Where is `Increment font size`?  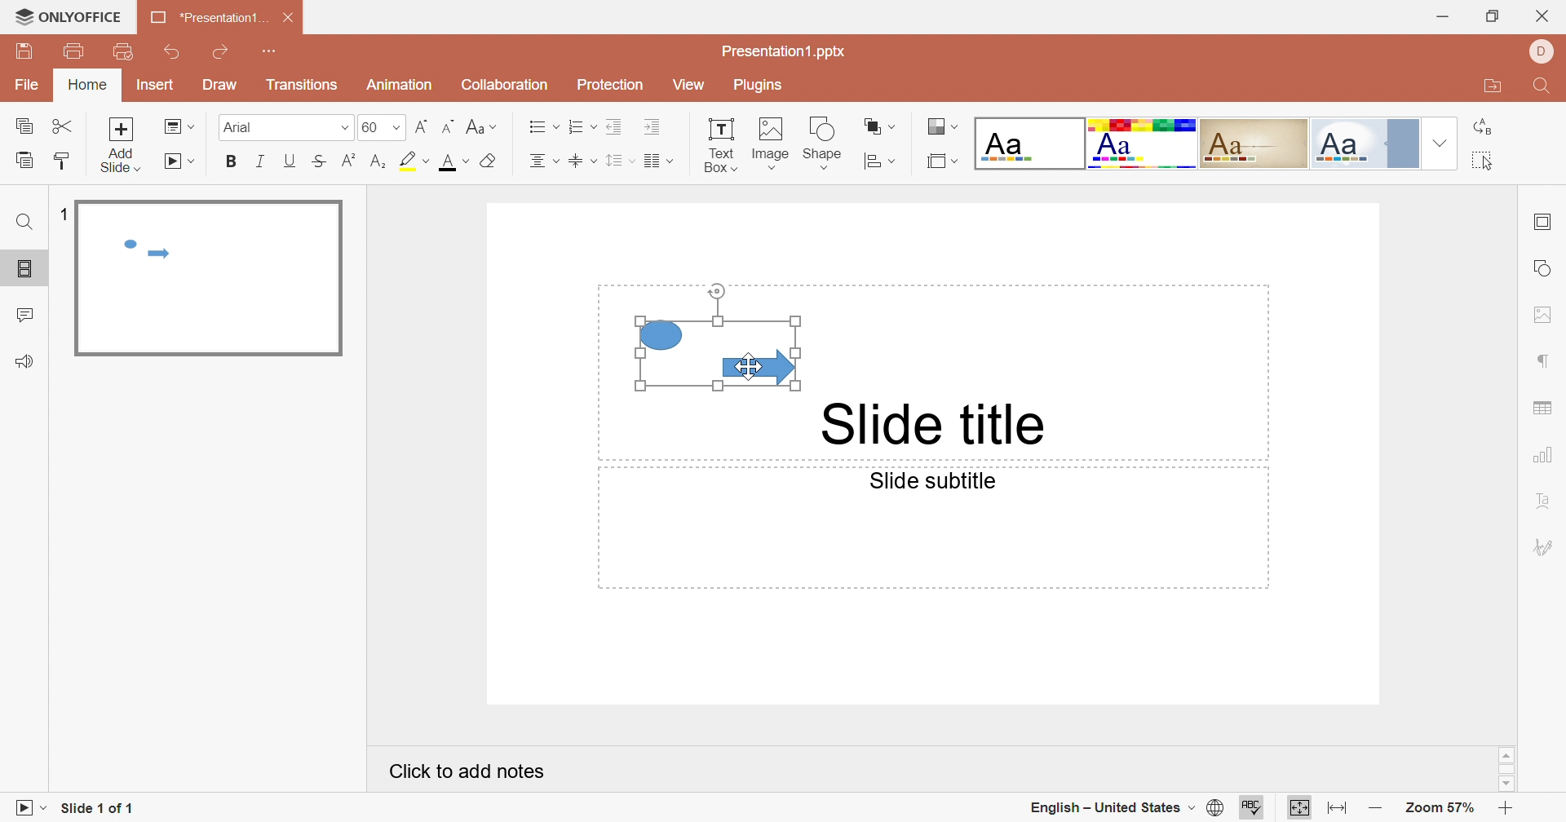 Increment font size is located at coordinates (422, 126).